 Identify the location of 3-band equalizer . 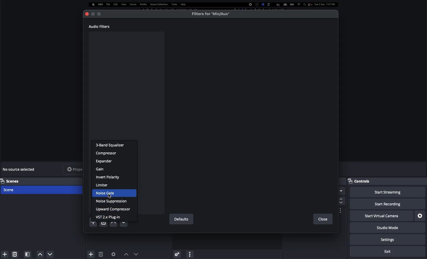
(112, 145).